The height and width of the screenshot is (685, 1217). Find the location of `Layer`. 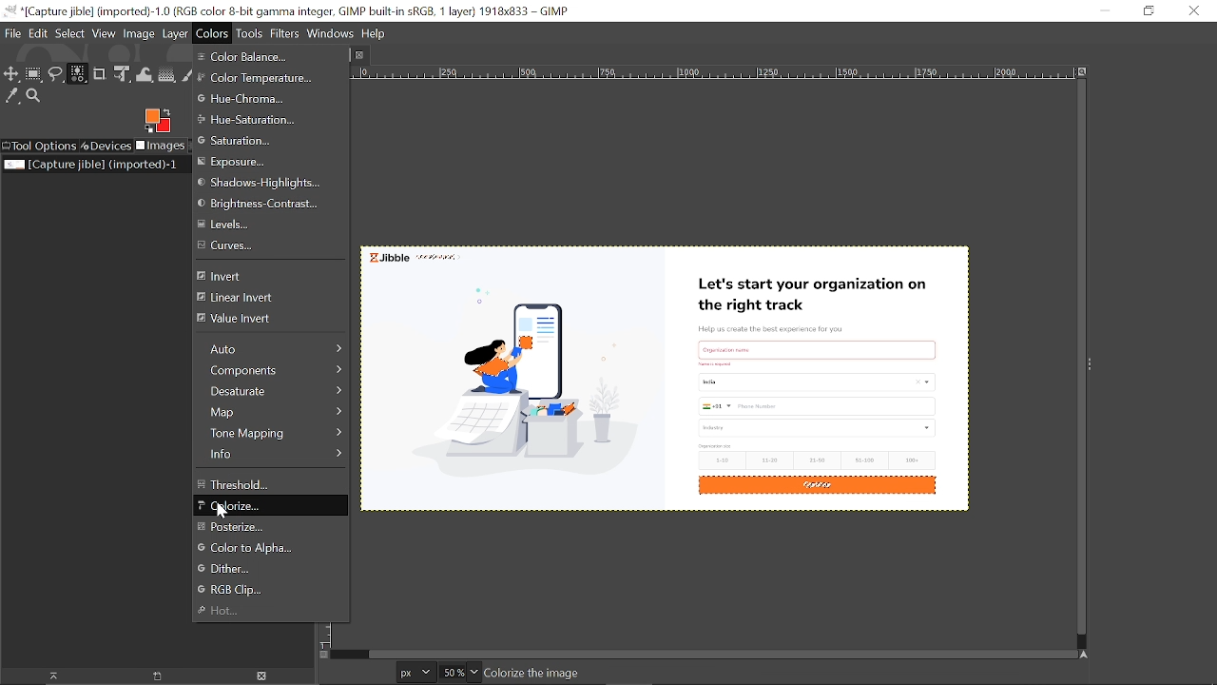

Layer is located at coordinates (175, 33).